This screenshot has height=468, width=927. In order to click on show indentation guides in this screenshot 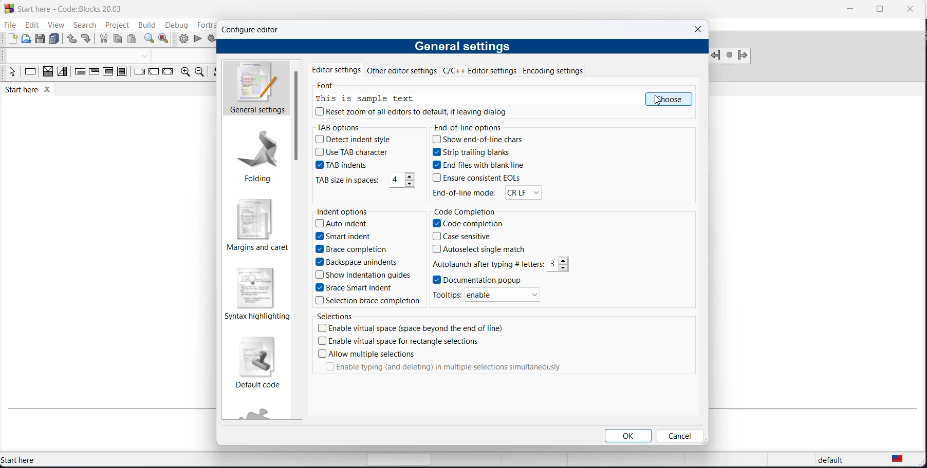, I will do `click(364, 276)`.